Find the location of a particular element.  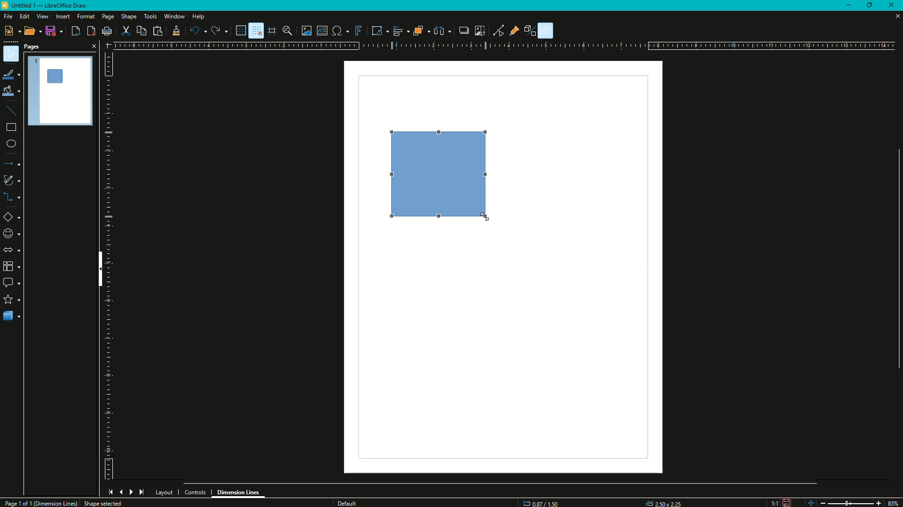

Transformations is located at coordinates (376, 30).